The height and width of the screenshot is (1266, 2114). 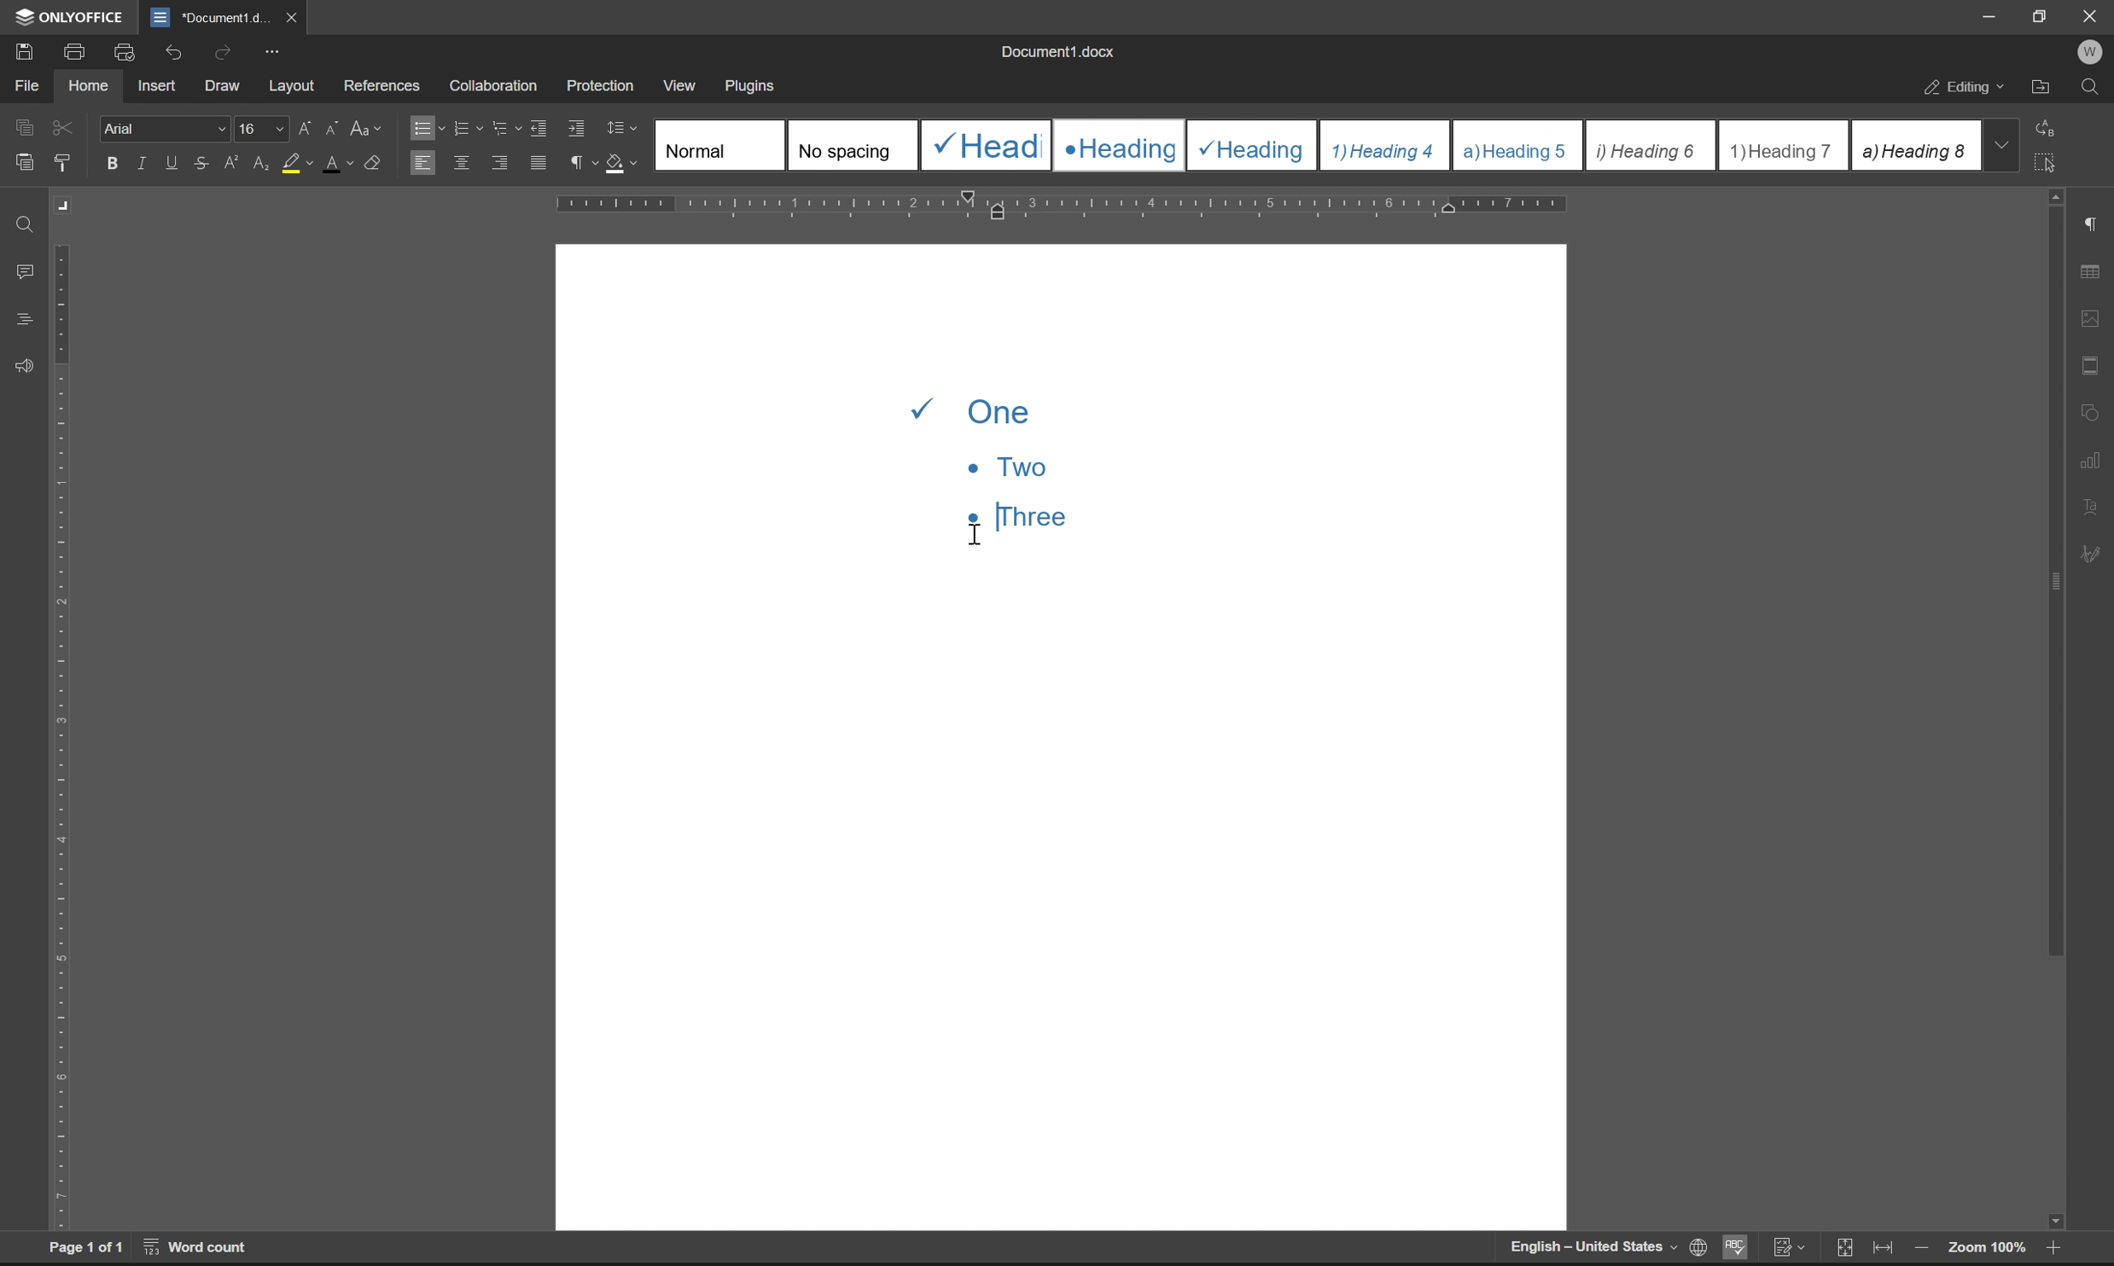 What do you see at coordinates (1990, 16) in the screenshot?
I see `minimize` at bounding box center [1990, 16].